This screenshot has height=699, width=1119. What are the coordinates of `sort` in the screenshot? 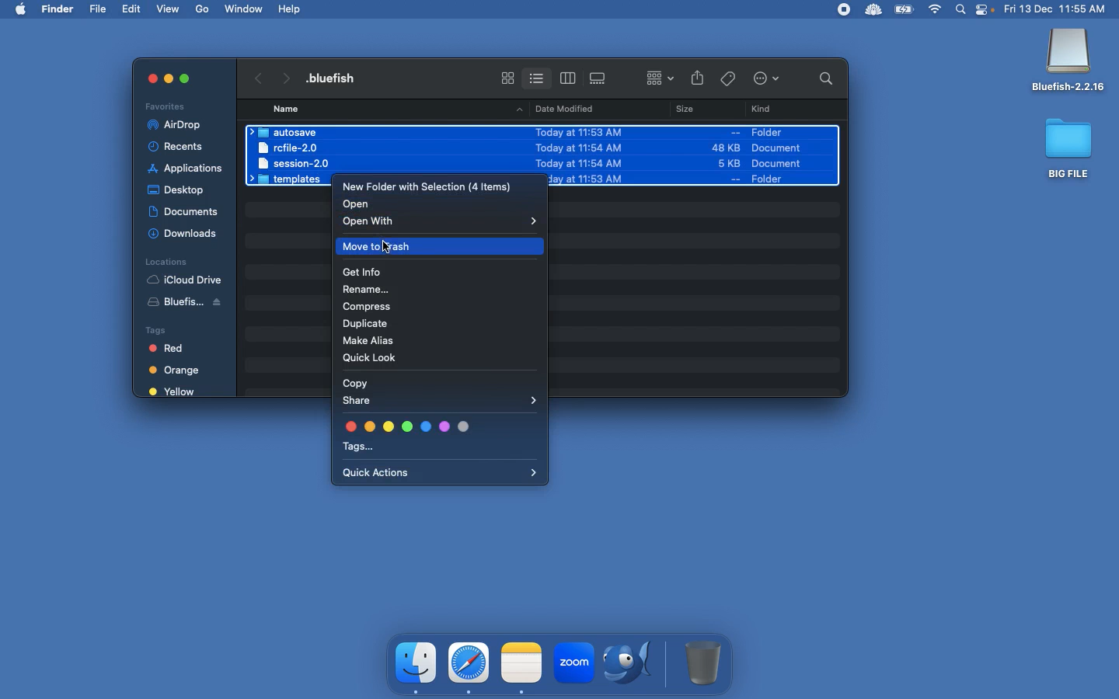 It's located at (660, 76).